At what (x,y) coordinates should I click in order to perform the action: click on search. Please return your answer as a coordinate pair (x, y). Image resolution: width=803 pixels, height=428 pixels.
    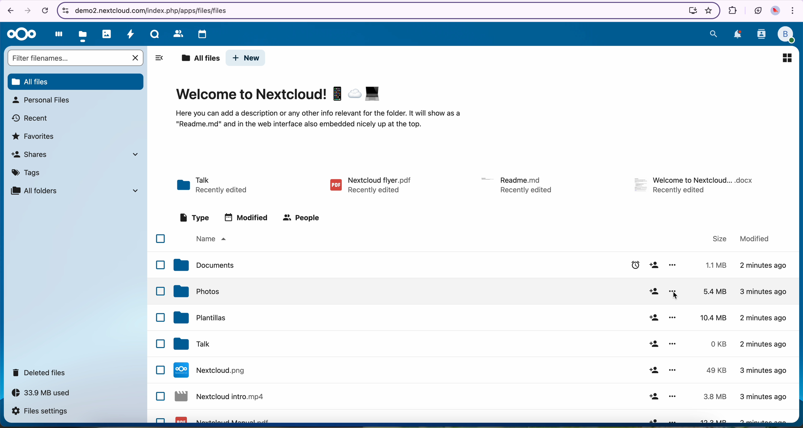
    Looking at the image, I should click on (713, 33).